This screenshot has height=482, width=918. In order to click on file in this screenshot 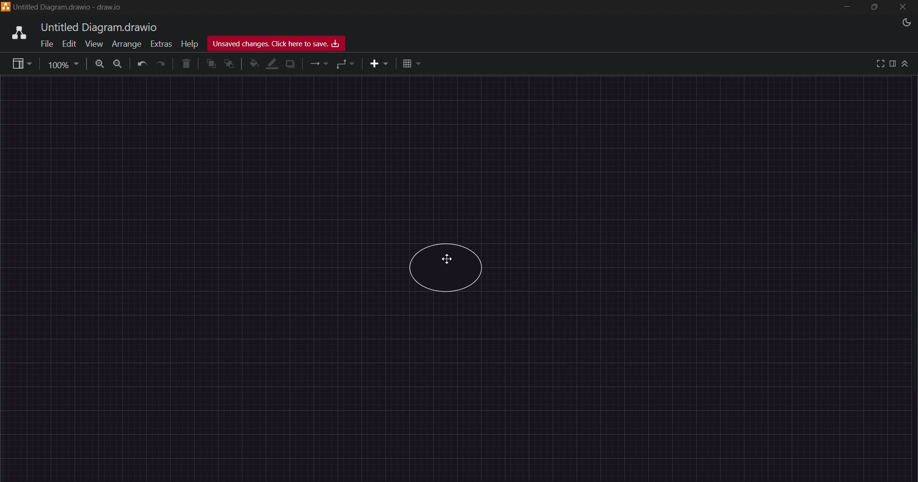, I will do `click(45, 44)`.